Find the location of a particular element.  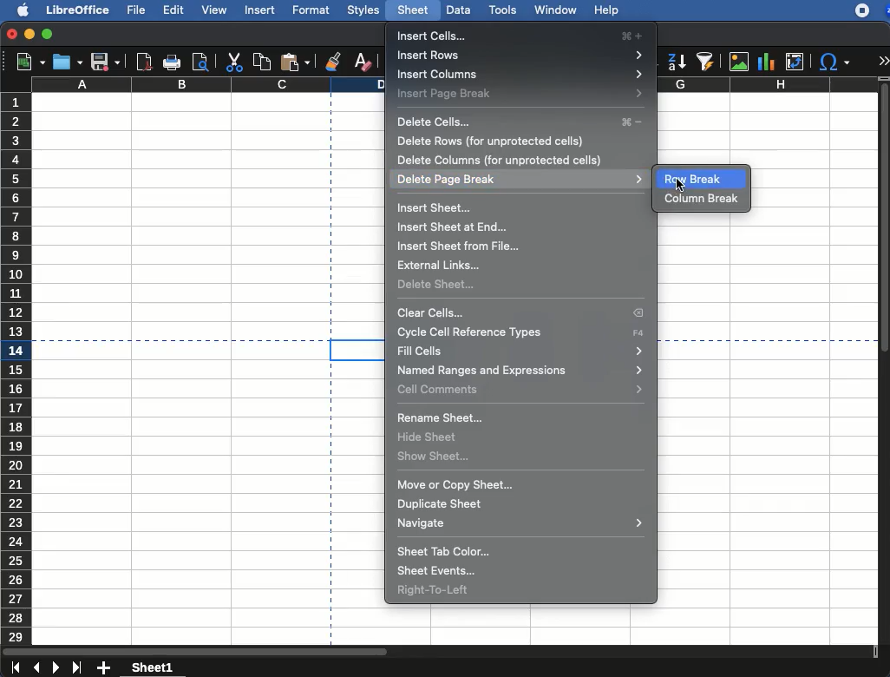

duplicate sheet is located at coordinates (442, 504).